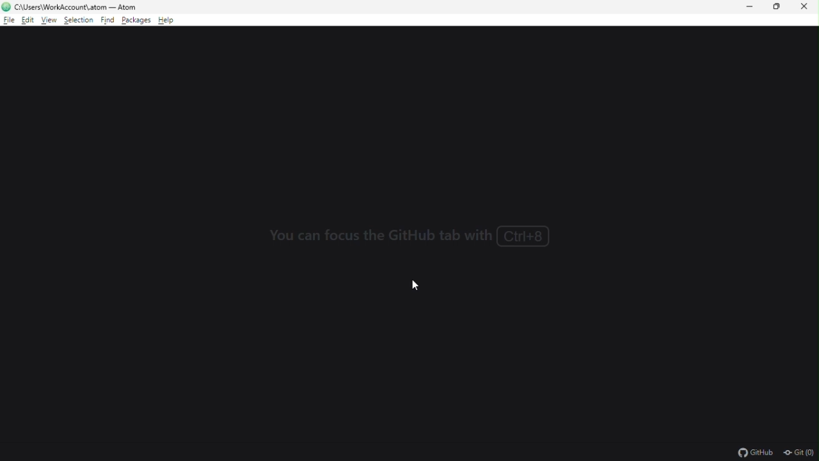  I want to click on minimize, so click(749, 6).